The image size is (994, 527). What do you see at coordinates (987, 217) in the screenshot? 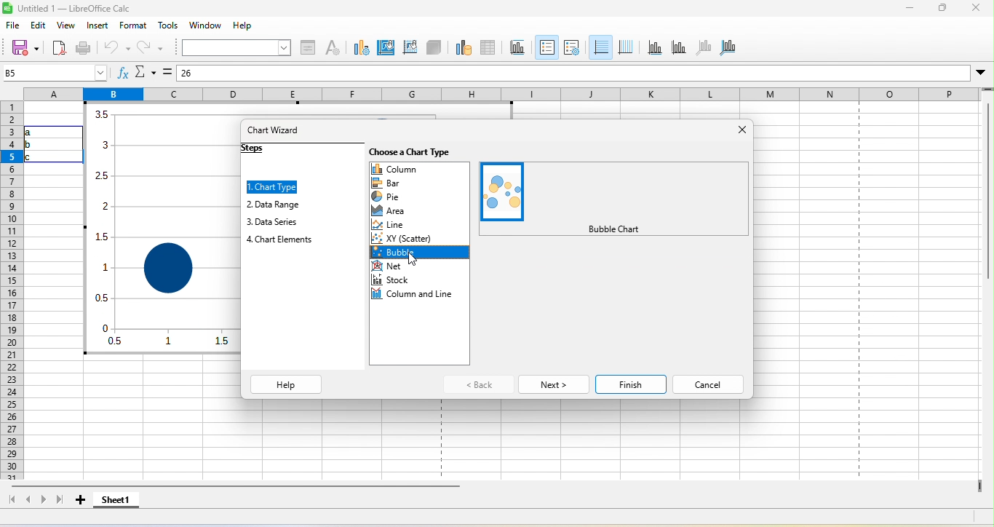
I see `vertical scroll bar` at bounding box center [987, 217].